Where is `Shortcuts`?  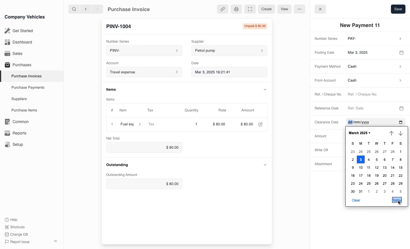
Shortcuts is located at coordinates (15, 227).